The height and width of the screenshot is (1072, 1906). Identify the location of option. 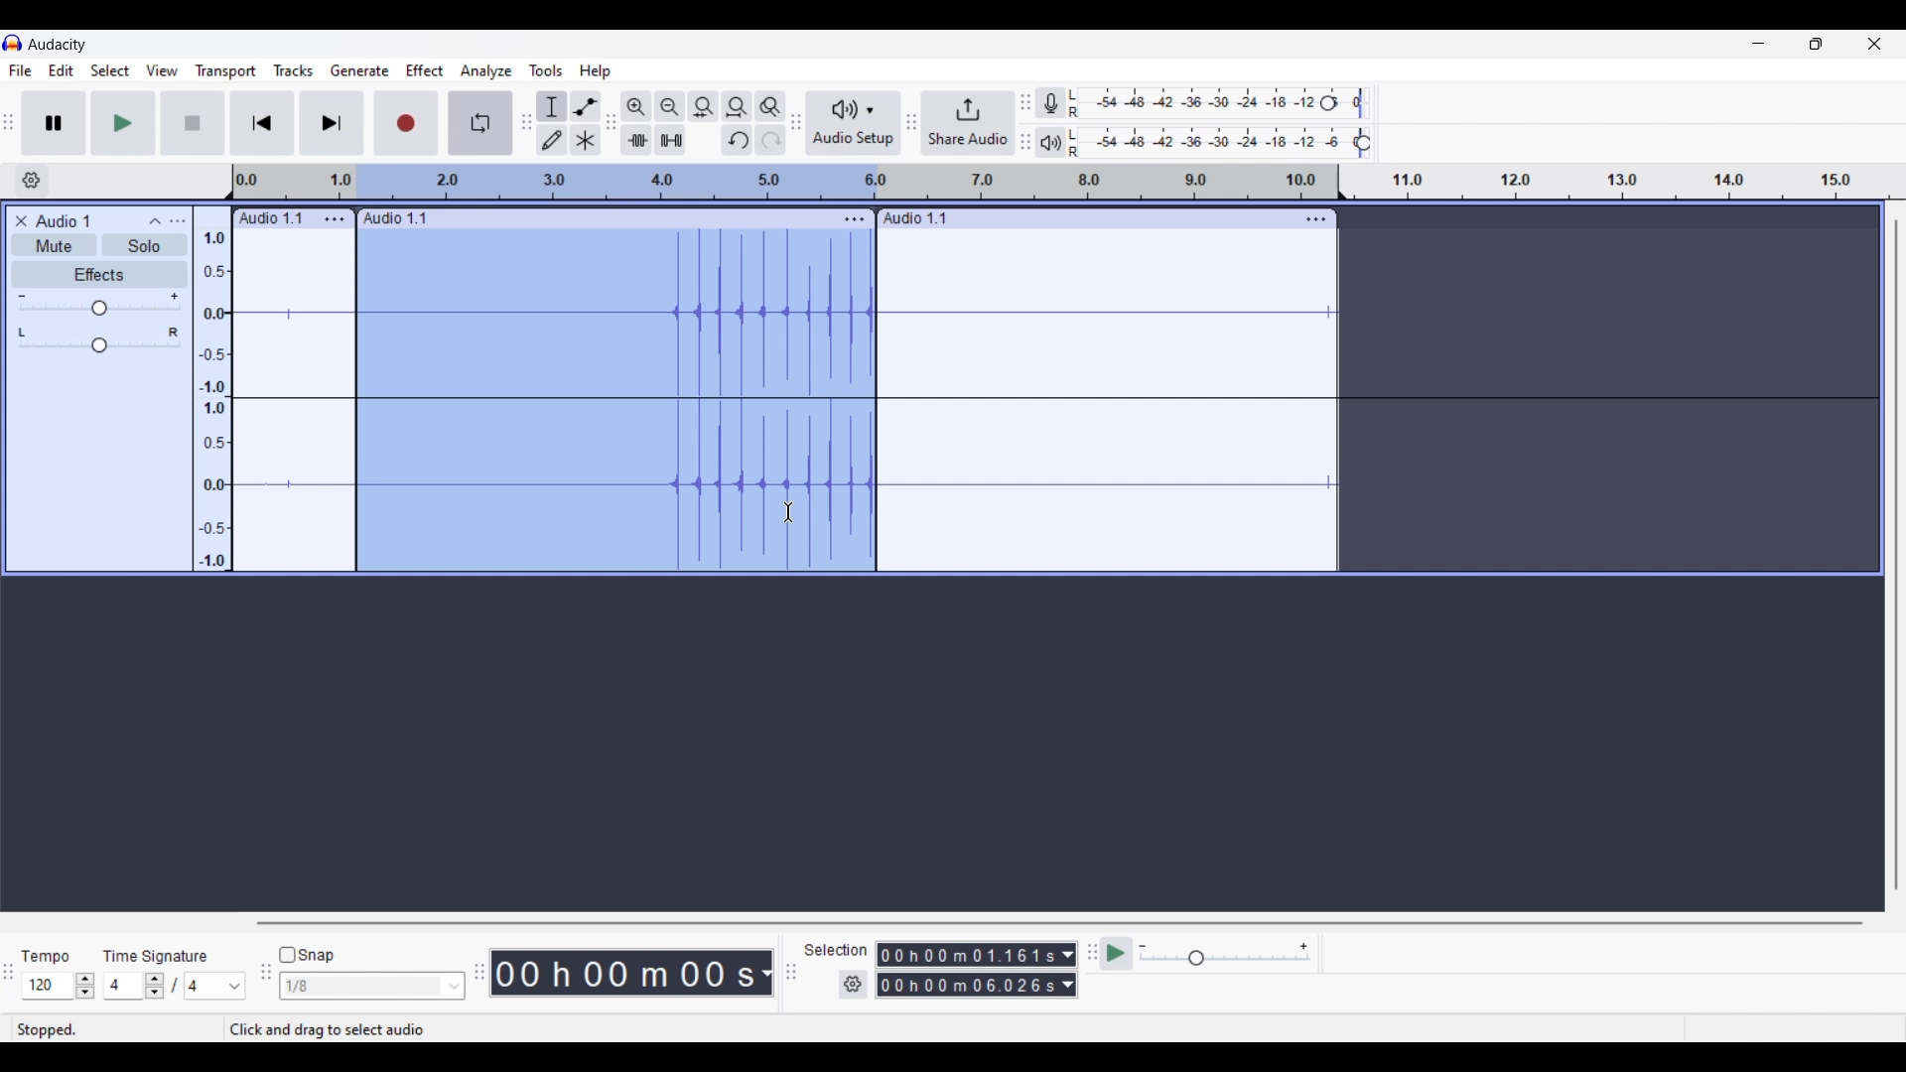
(855, 216).